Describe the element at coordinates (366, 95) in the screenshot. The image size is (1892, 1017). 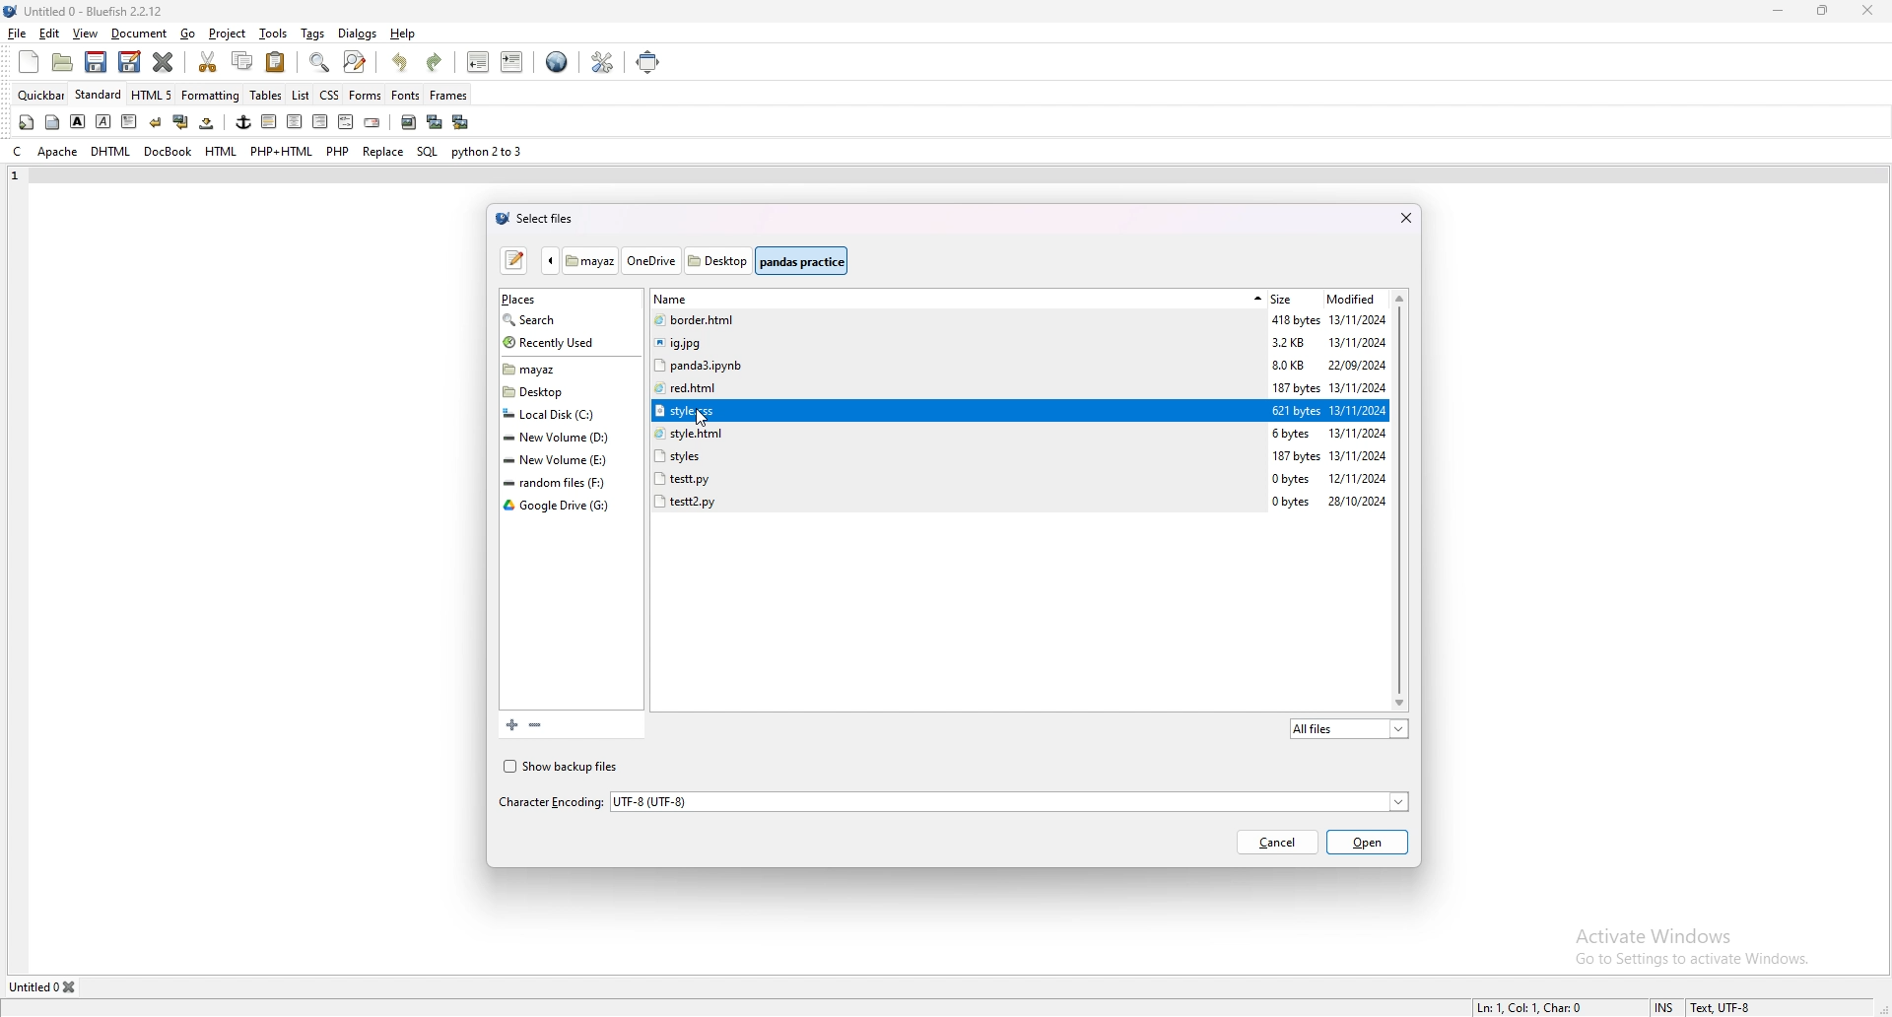
I see `forms` at that location.